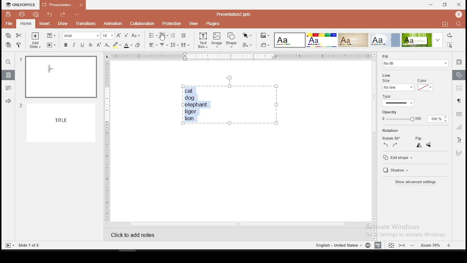  Describe the element at coordinates (264, 35) in the screenshot. I see `change color theme` at that location.